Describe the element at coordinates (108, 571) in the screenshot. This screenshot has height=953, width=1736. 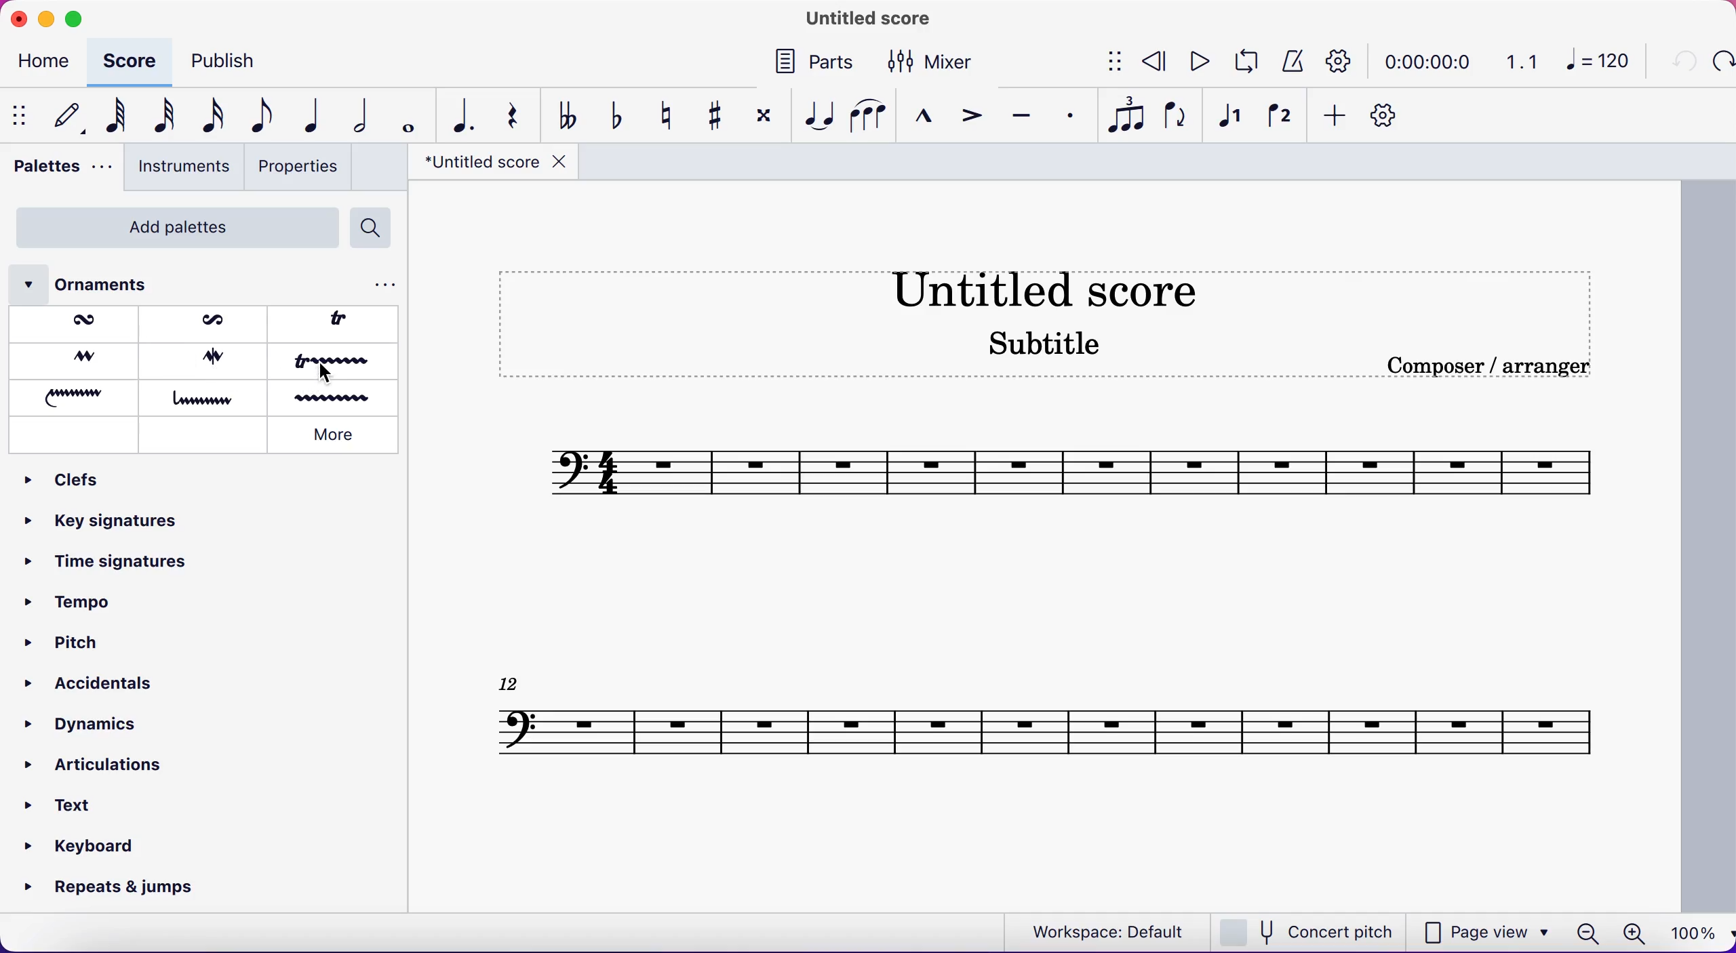
I see `time signatures` at that location.